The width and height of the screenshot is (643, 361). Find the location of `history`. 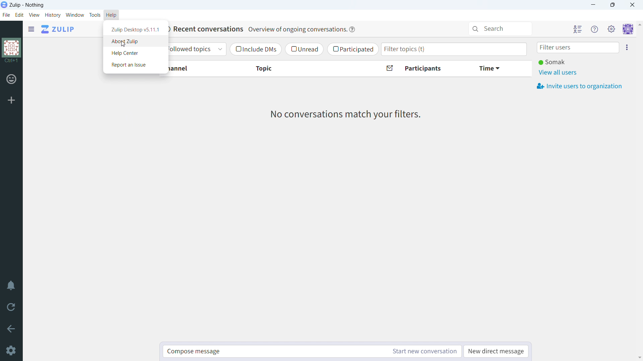

history is located at coordinates (53, 15).